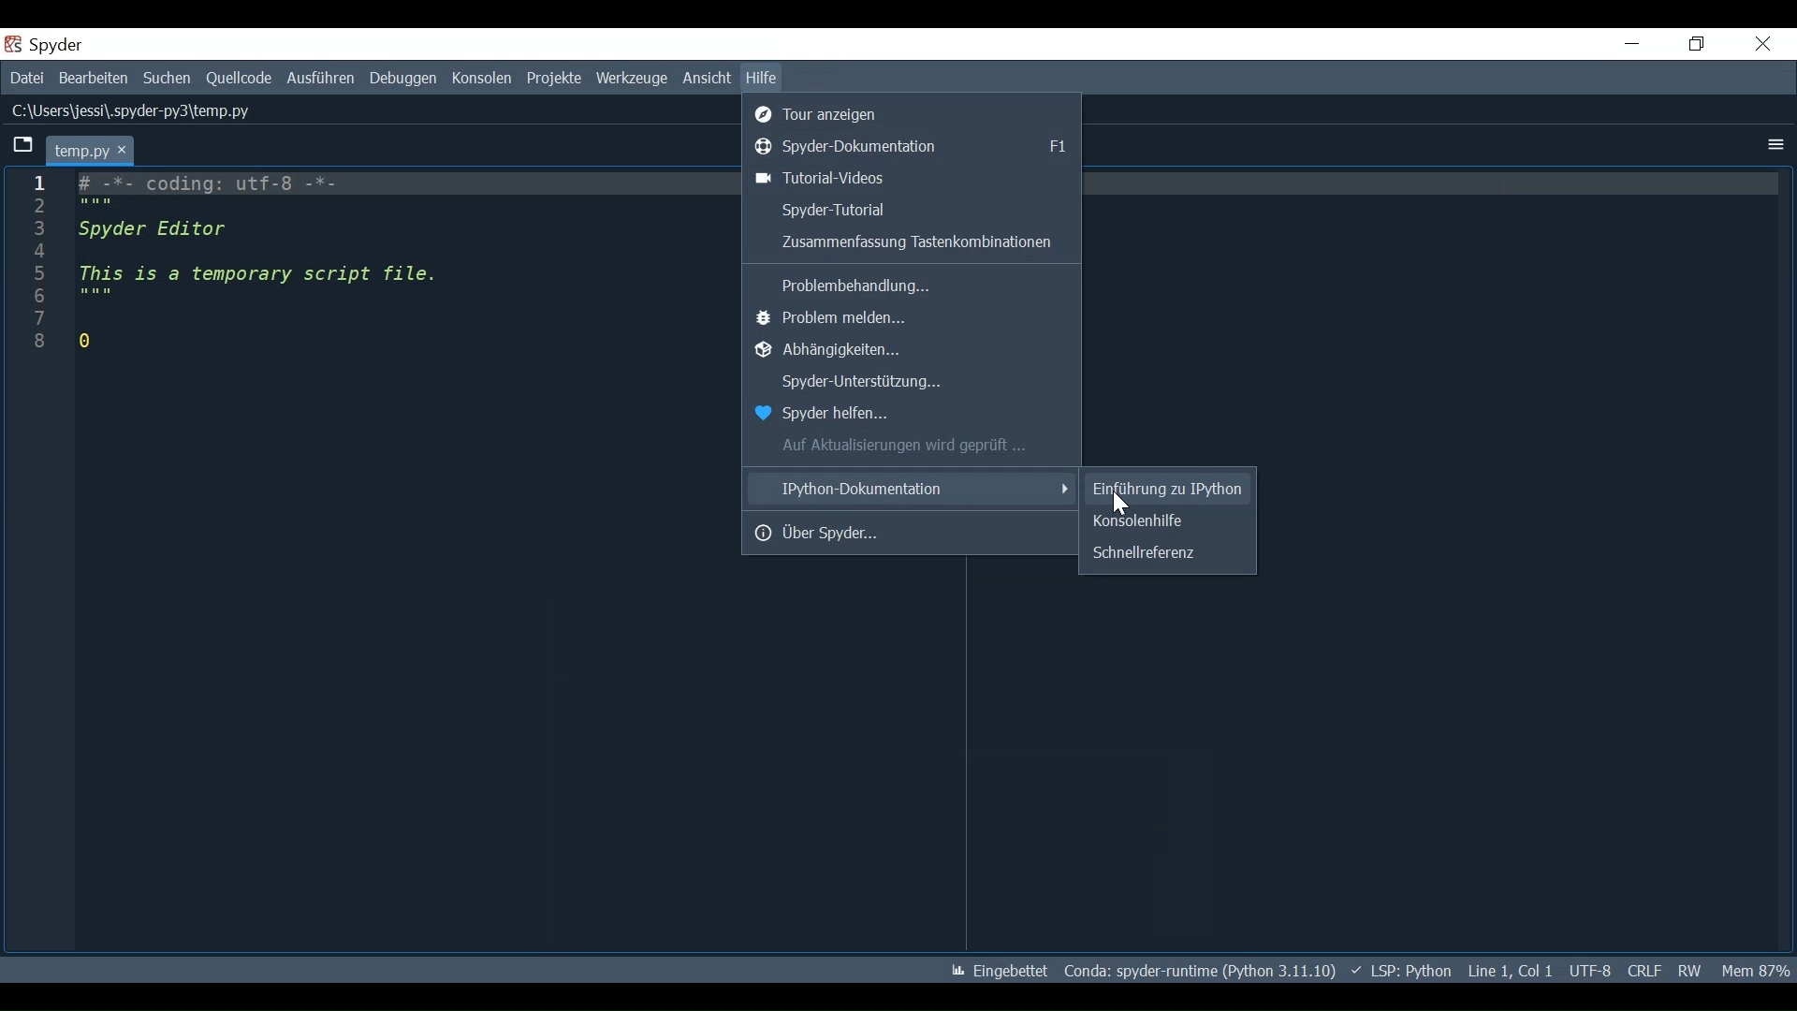 This screenshot has width=1797, height=1011. What do you see at coordinates (633, 79) in the screenshot?
I see `Tools` at bounding box center [633, 79].